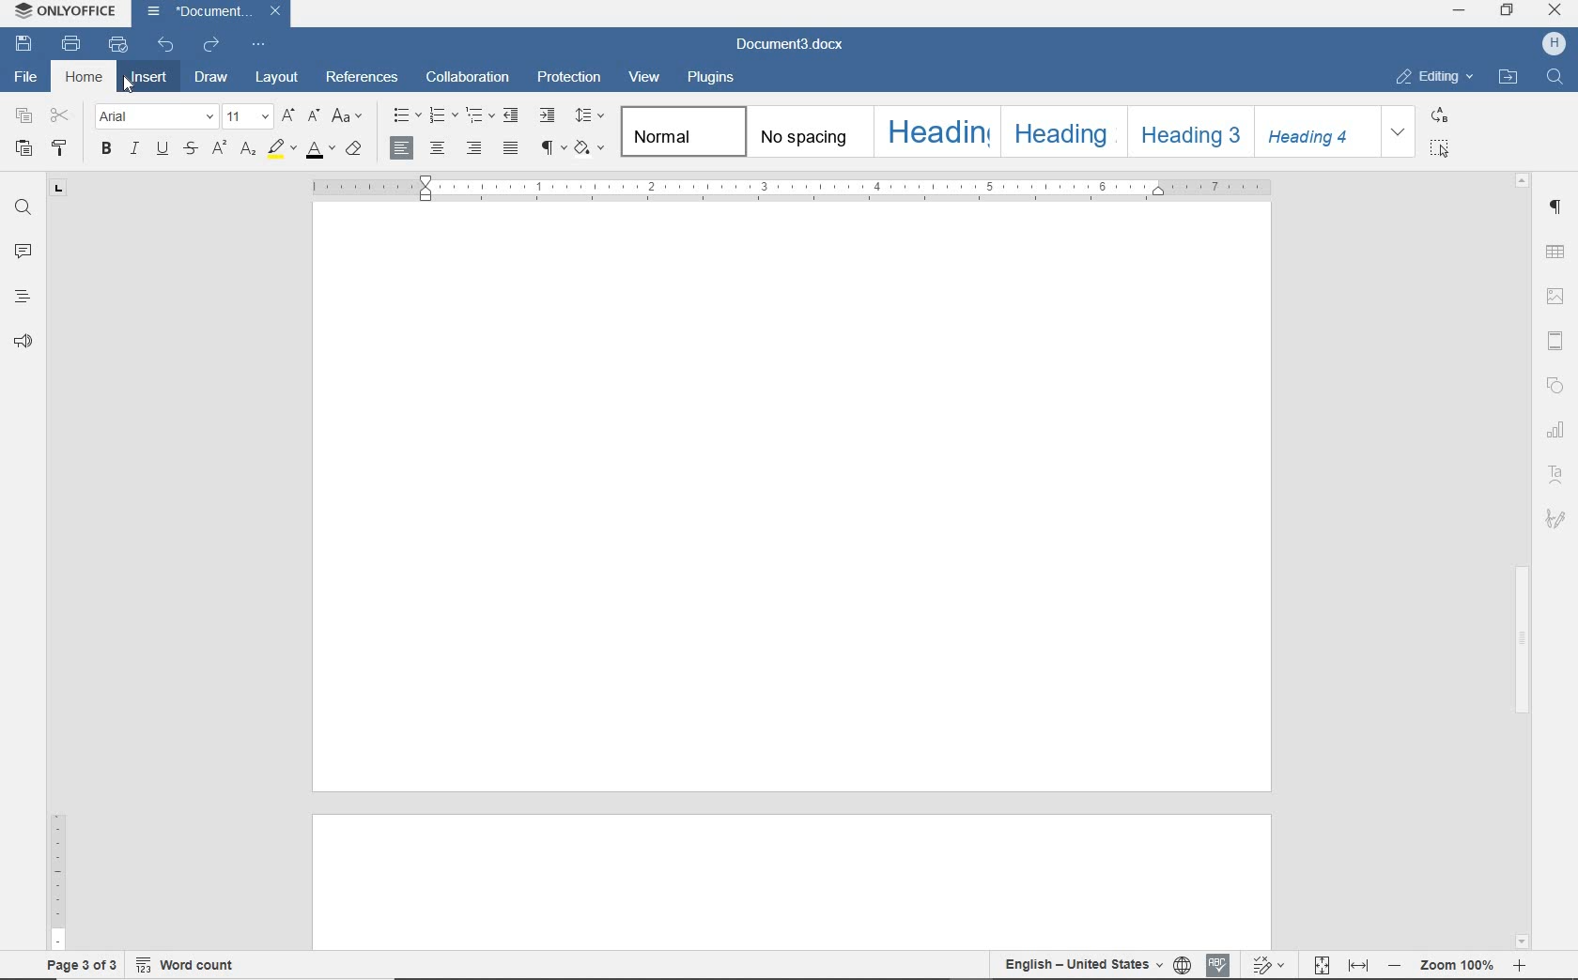  I want to click on Track changes, so click(1265, 959).